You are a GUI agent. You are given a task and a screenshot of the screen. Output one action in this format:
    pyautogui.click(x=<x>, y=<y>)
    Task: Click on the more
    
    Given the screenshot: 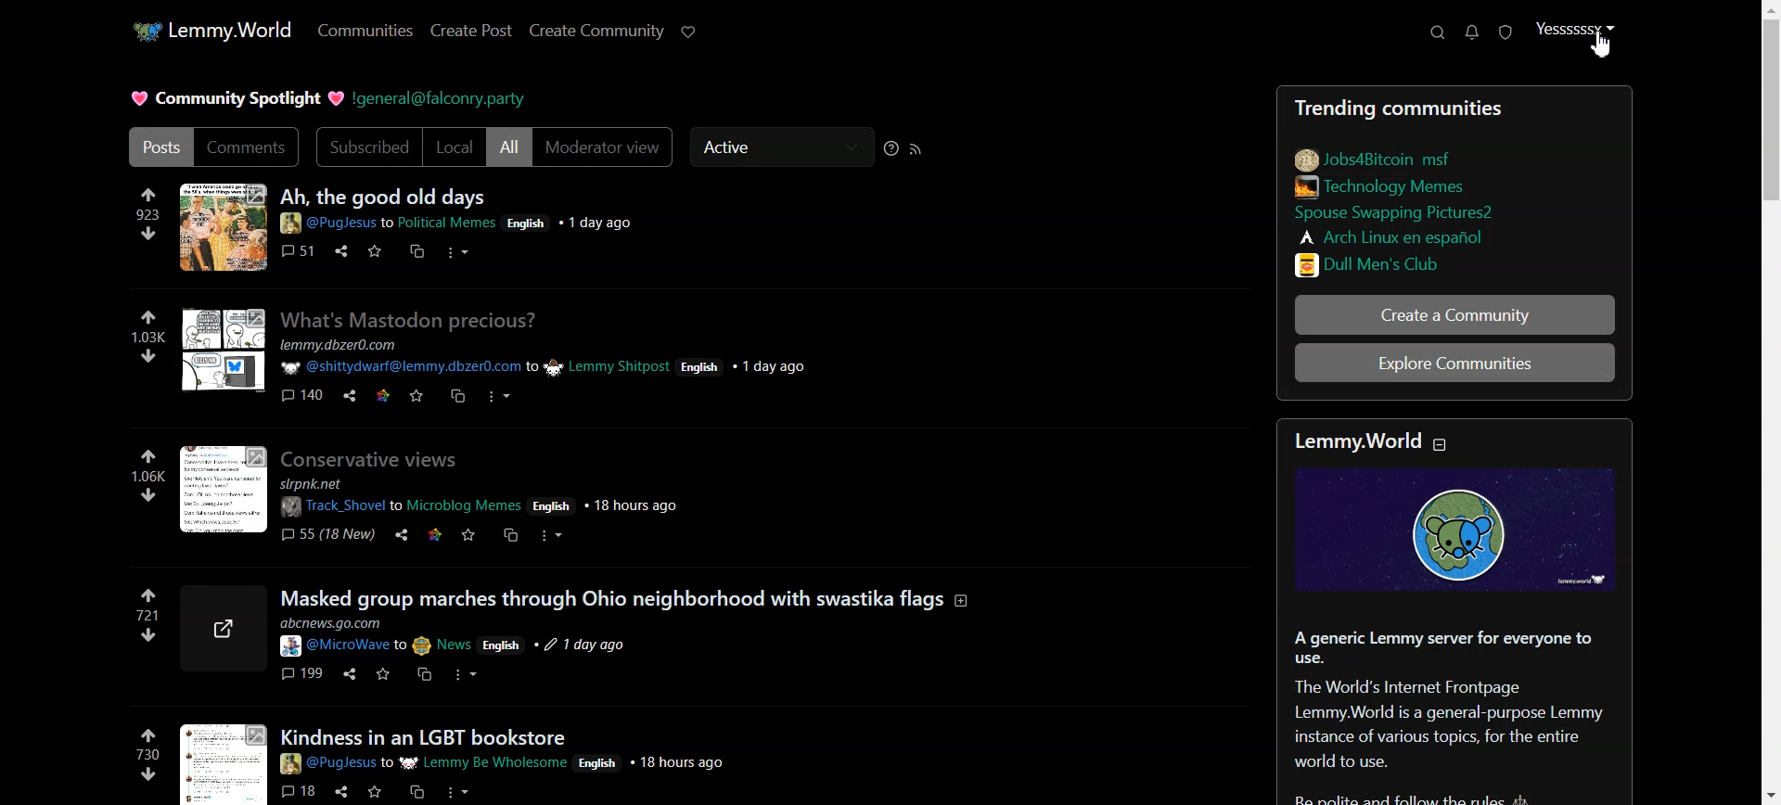 What is the action you would take?
    pyautogui.click(x=495, y=394)
    